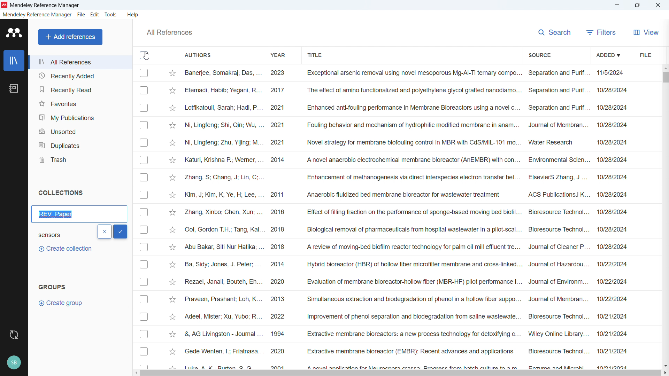 This screenshot has width=669, height=376. I want to click on Banerjee, Somakraj; Das, ... 2023 Exceptional arsenic removal using novel mesoporous Mg-Al-Ti ternary compo... Separation and Purif... 11/5/2024, so click(406, 73).